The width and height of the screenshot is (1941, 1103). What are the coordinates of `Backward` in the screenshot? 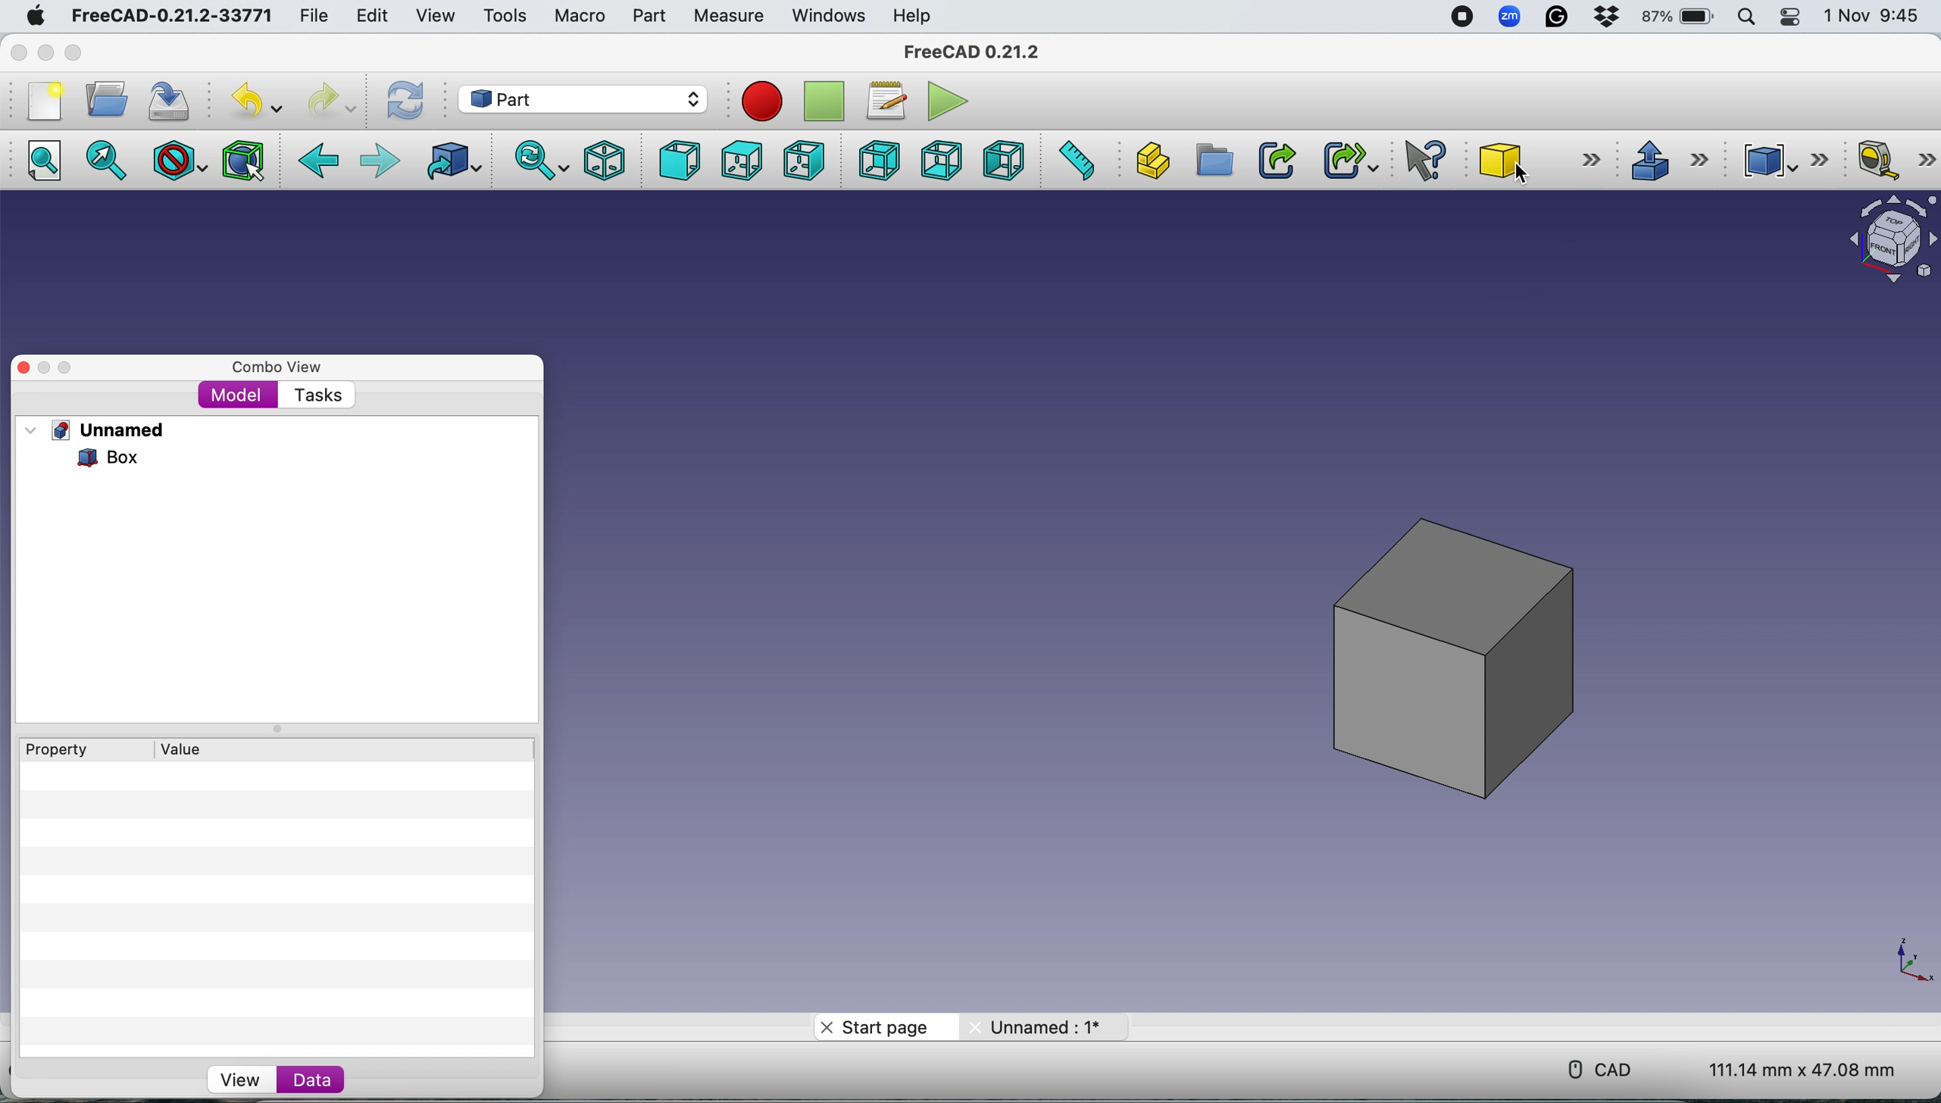 It's located at (320, 162).